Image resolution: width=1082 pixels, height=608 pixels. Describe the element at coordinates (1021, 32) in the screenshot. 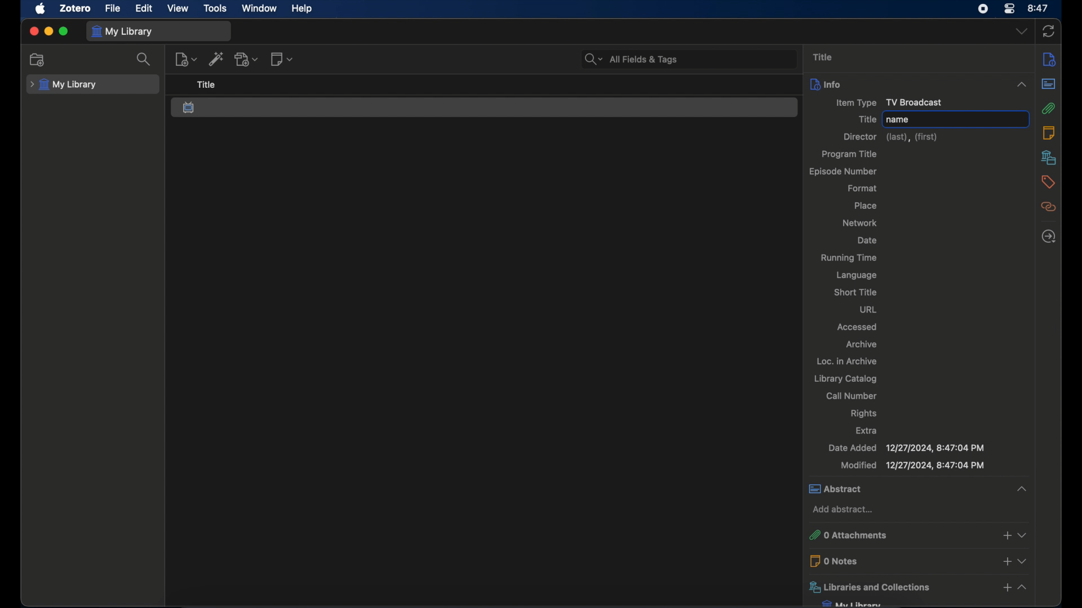

I see `dropdown` at that location.